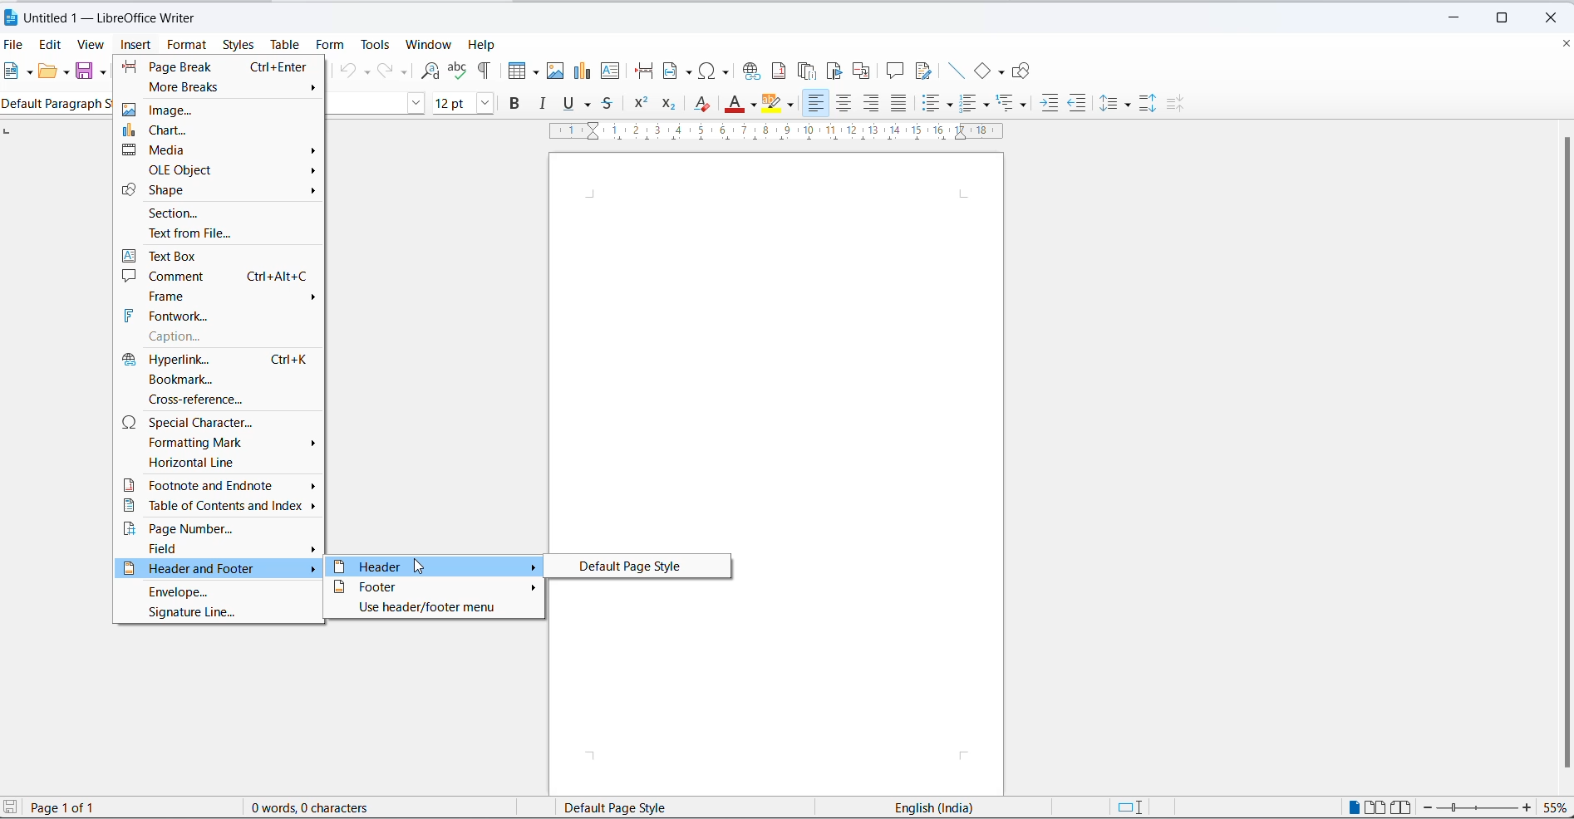 The height and width of the screenshot is (819, 1574). Describe the element at coordinates (1450, 18) in the screenshot. I see `minimize` at that location.